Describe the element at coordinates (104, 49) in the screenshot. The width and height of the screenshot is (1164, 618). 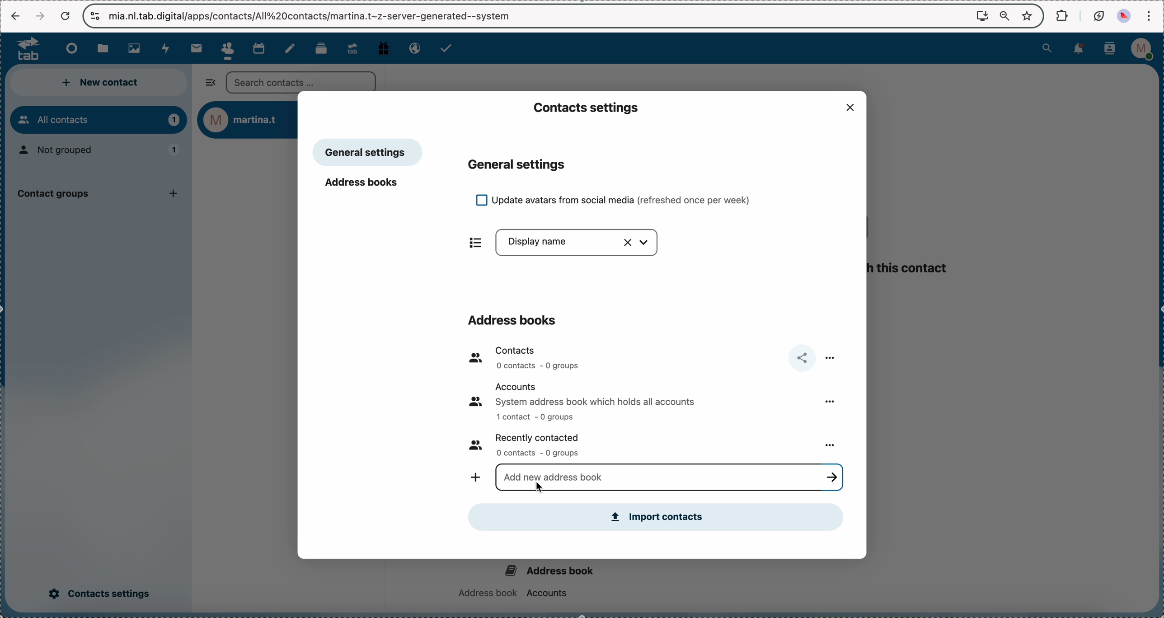
I see `files` at that location.